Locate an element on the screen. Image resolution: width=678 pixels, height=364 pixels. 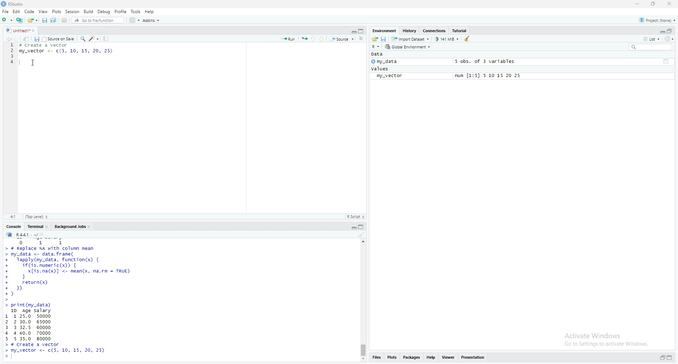
clear objects from the workspace is located at coordinates (468, 39).